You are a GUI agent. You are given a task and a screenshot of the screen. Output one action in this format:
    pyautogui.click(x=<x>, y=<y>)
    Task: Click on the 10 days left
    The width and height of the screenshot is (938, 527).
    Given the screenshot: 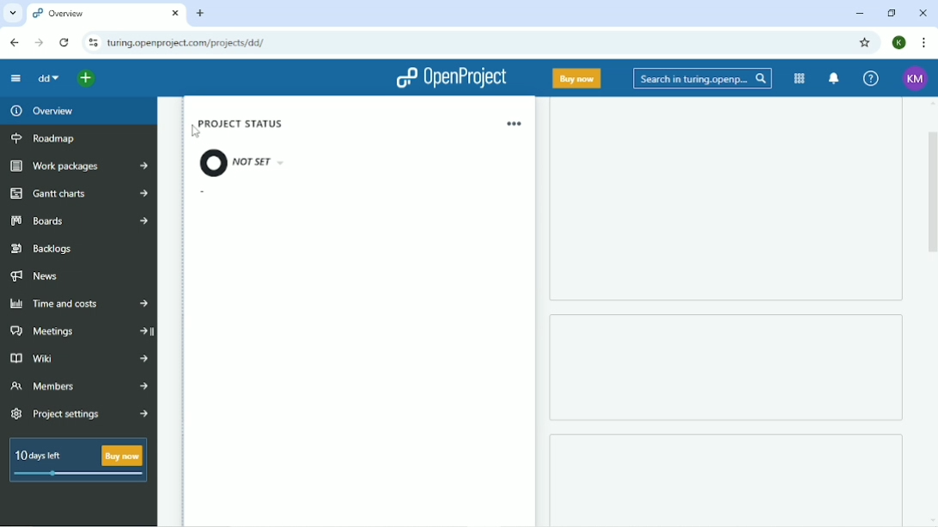 What is the action you would take?
    pyautogui.click(x=76, y=462)
    